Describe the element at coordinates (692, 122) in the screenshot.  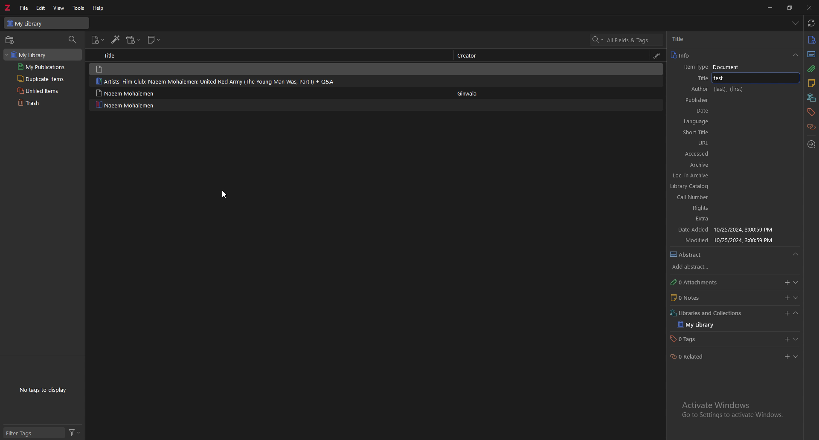
I see `series number` at that location.